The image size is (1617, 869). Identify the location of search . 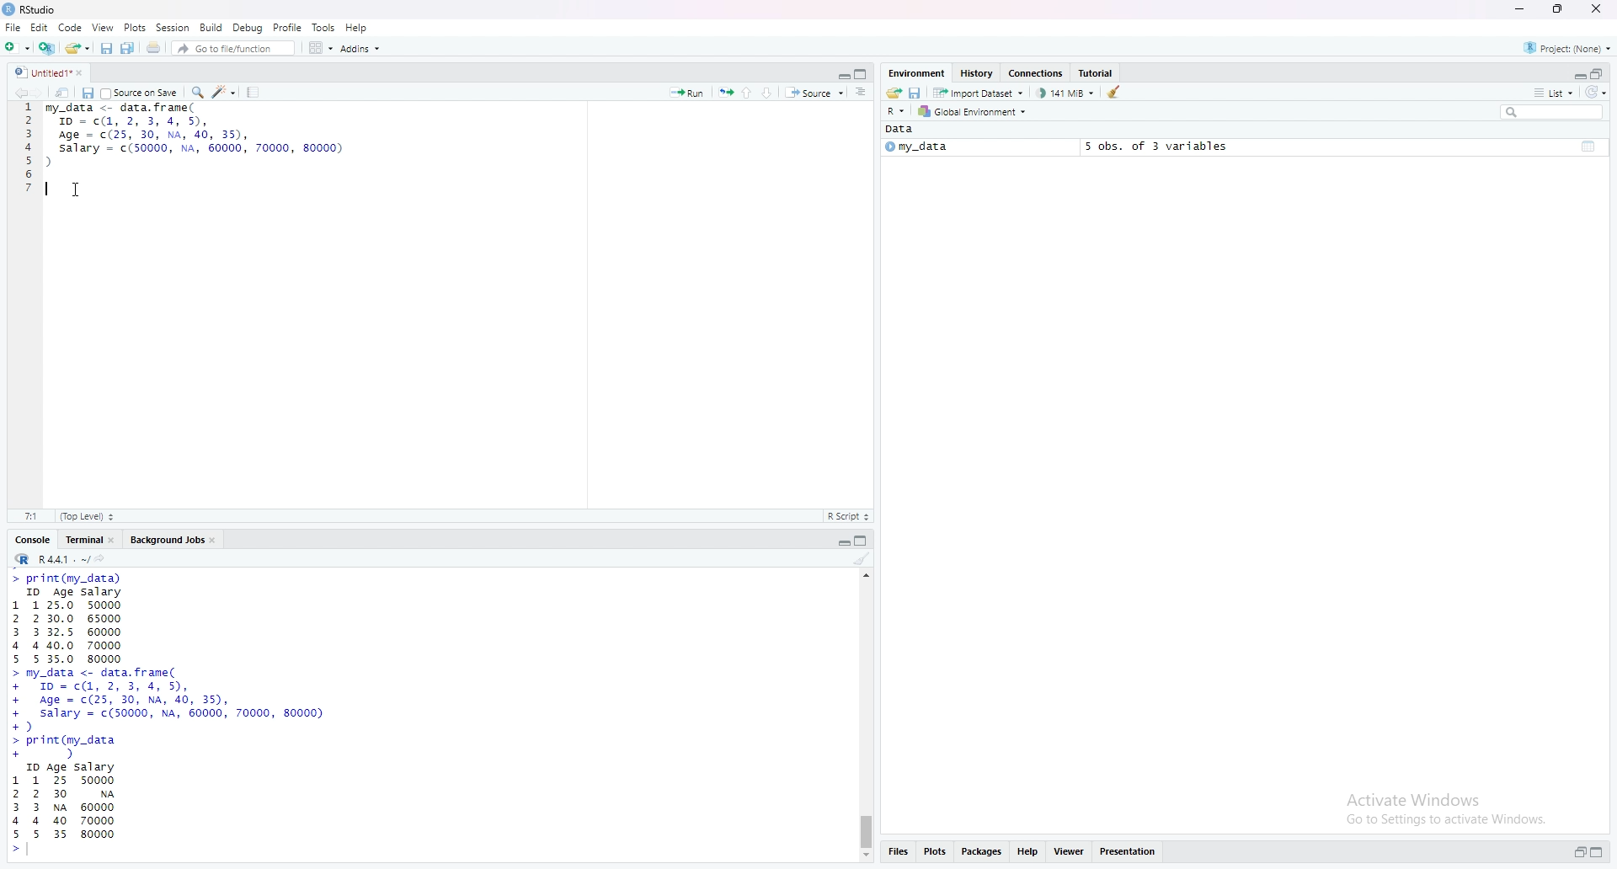
(1553, 114).